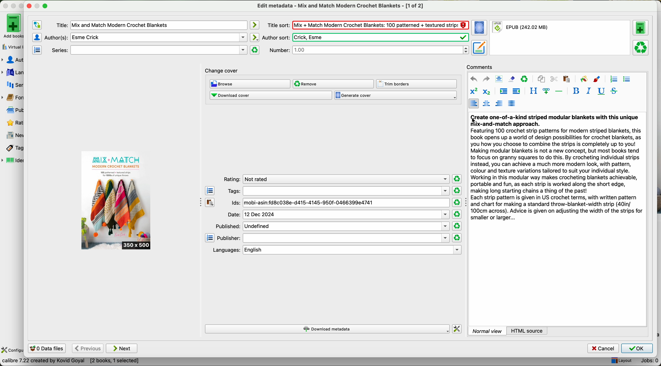 The height and width of the screenshot is (366, 661). What do you see at coordinates (480, 28) in the screenshot?
I see `set the cover for the book` at bounding box center [480, 28].